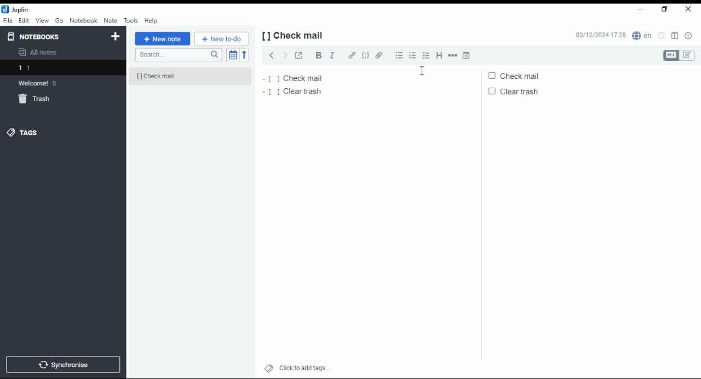 Image resolution: width=701 pixels, height=379 pixels. What do you see at coordinates (317, 55) in the screenshot?
I see `bold` at bounding box center [317, 55].